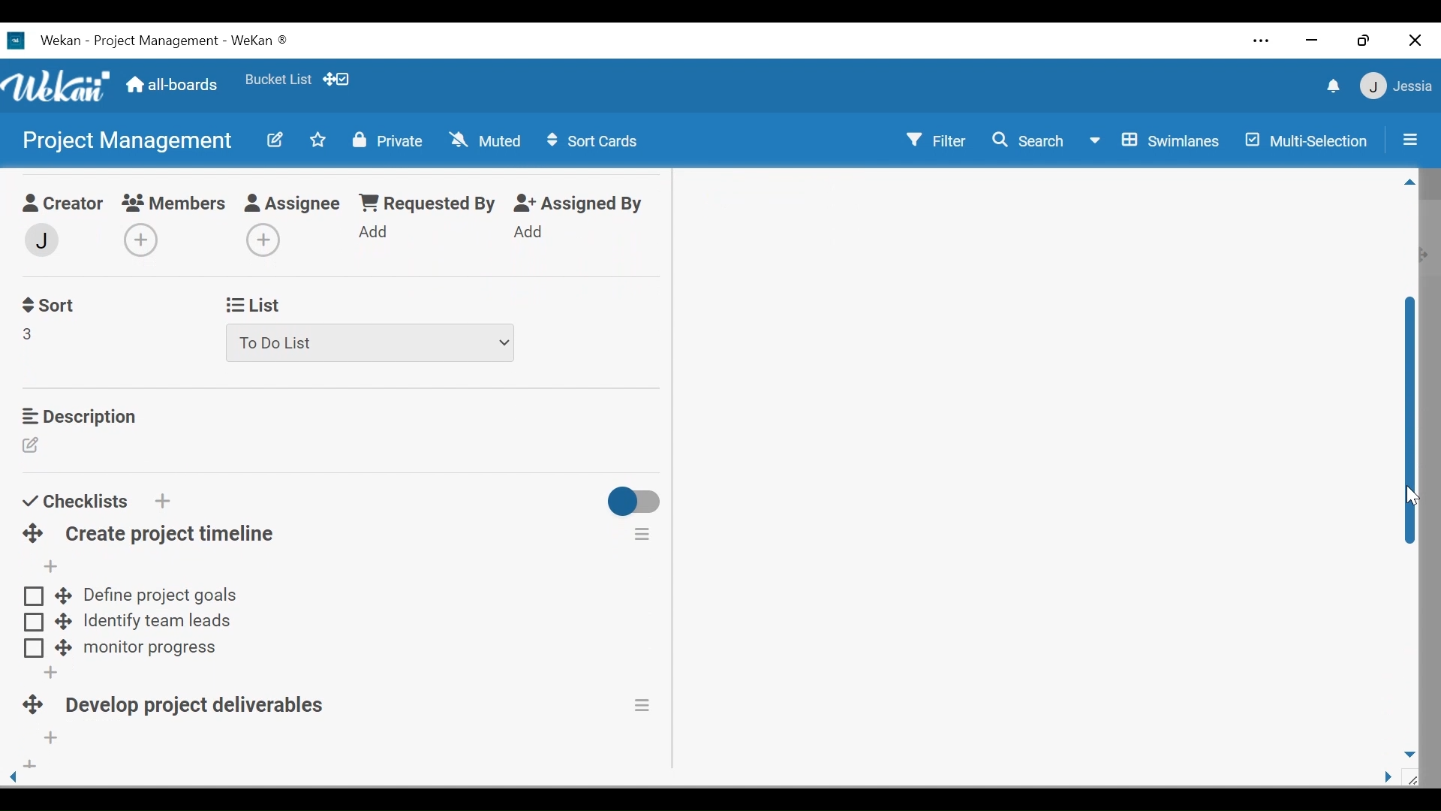 This screenshot has width=1441, height=811. What do you see at coordinates (387, 141) in the screenshot?
I see `Private` at bounding box center [387, 141].